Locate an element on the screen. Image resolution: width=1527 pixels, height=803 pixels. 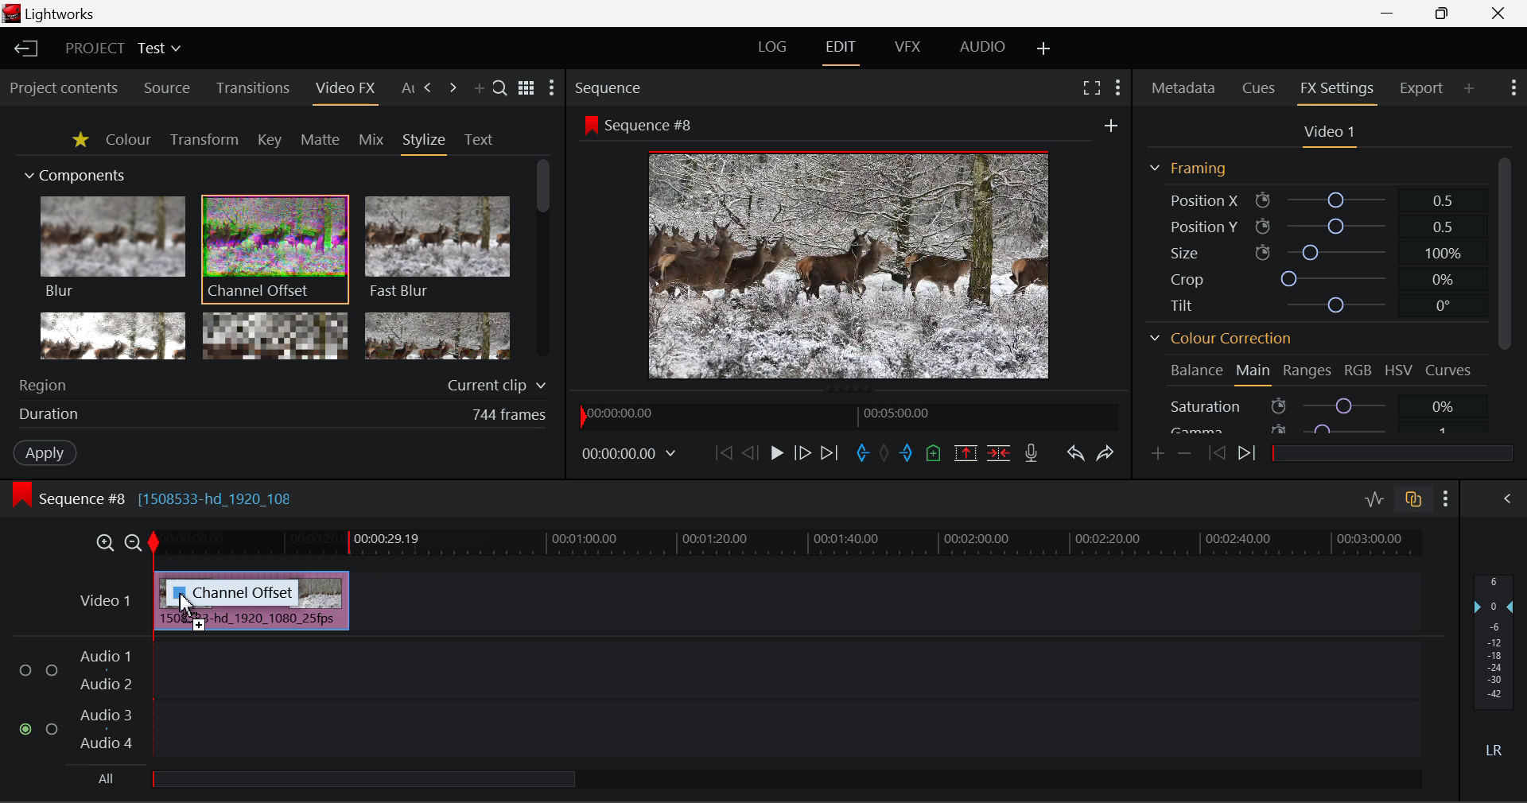
Toggle between title and list view is located at coordinates (526, 85).